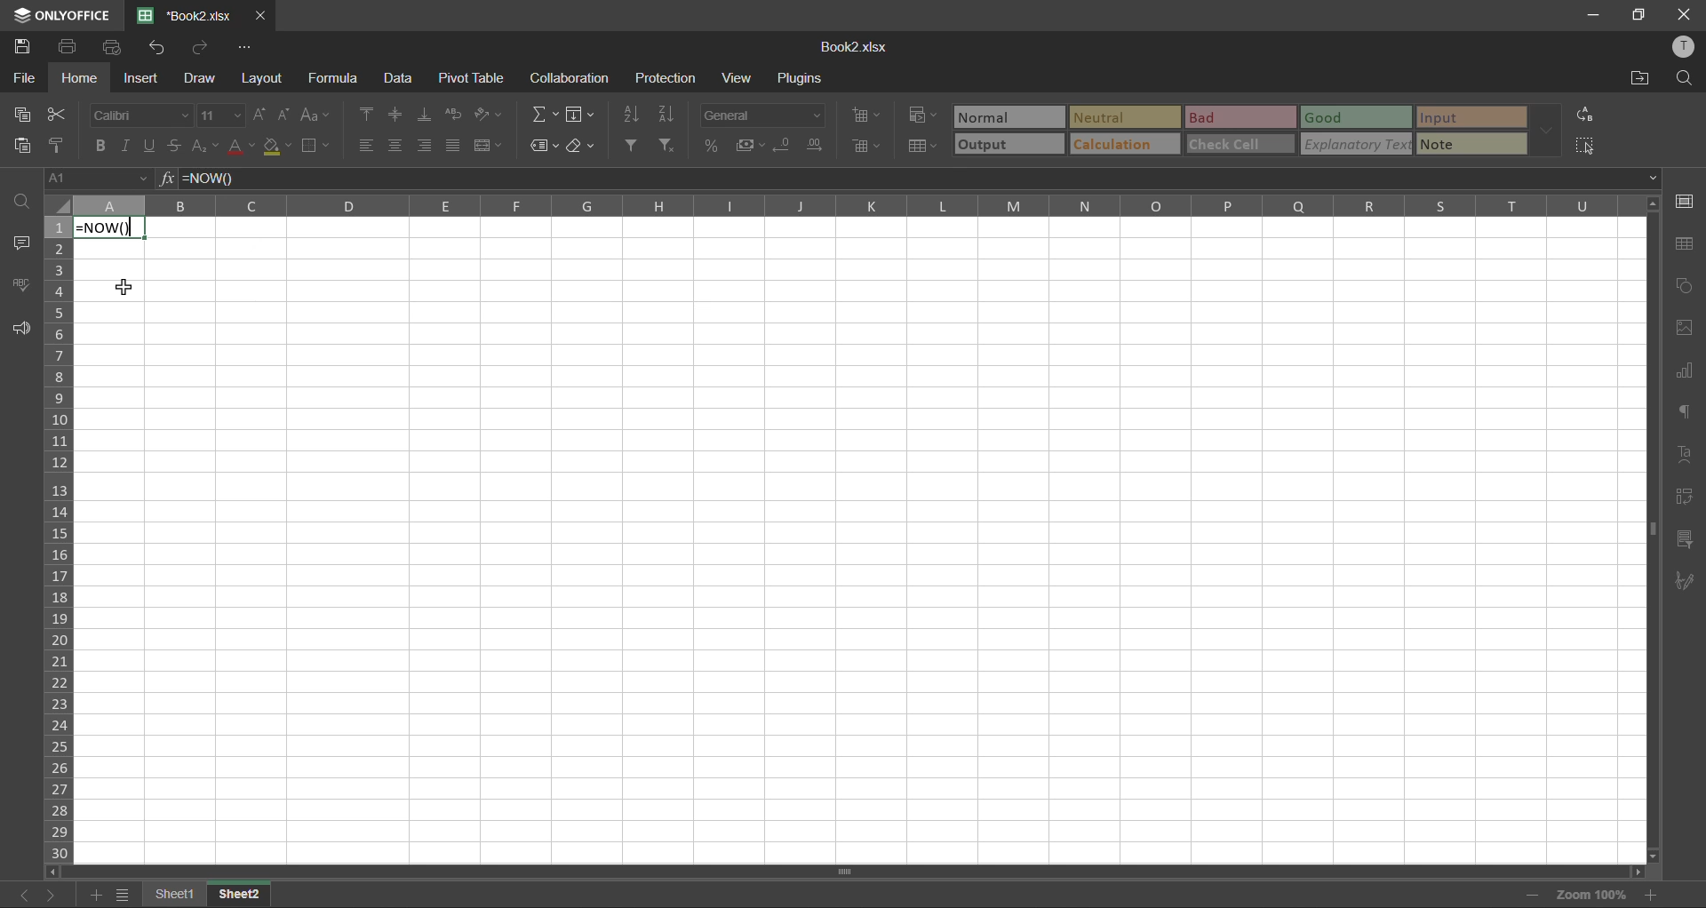 The width and height of the screenshot is (1706, 908). Describe the element at coordinates (313, 115) in the screenshot. I see `change case` at that location.